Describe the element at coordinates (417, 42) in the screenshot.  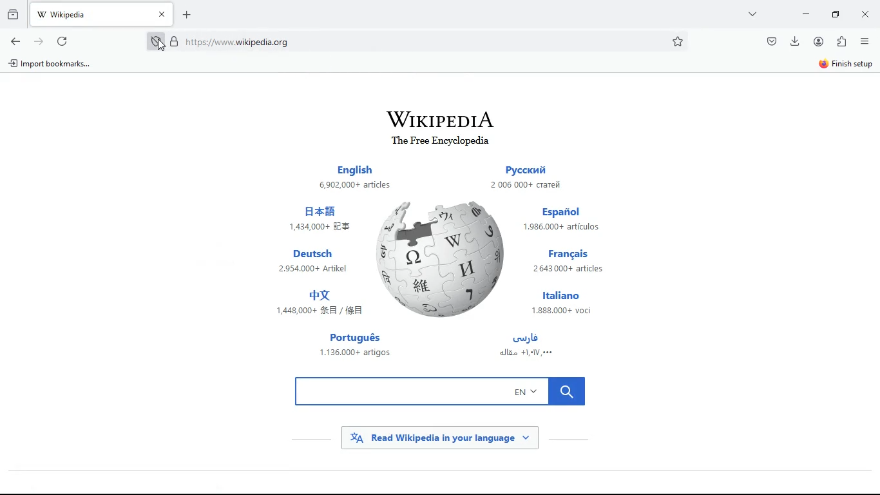
I see `Search bar` at that location.